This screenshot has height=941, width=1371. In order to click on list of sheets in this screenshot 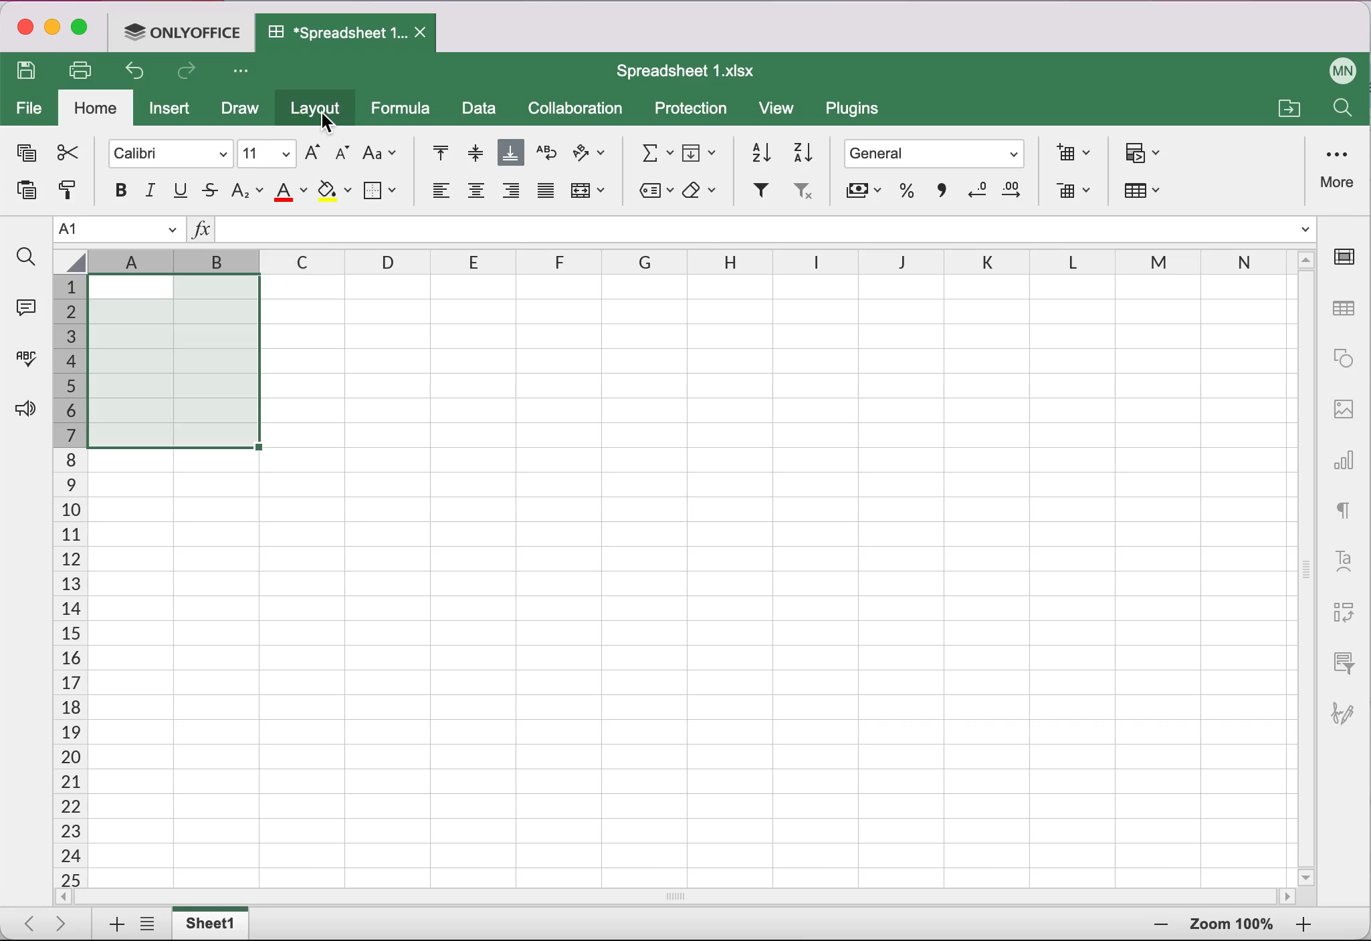, I will do `click(151, 925)`.